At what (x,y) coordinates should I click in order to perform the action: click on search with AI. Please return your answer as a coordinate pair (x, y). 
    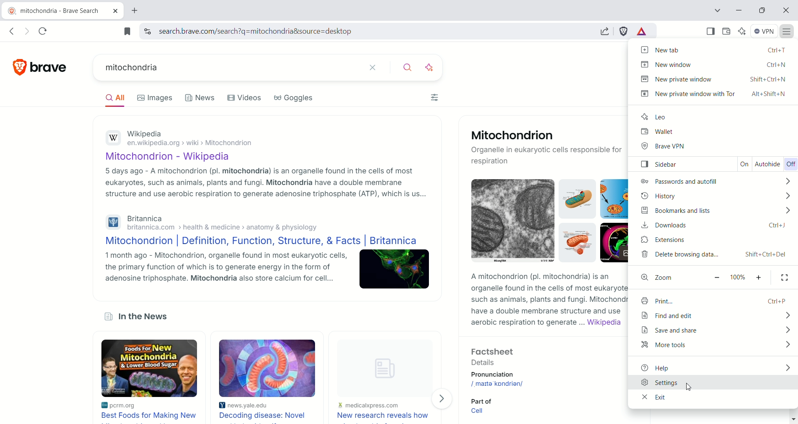
    Looking at the image, I should click on (431, 69).